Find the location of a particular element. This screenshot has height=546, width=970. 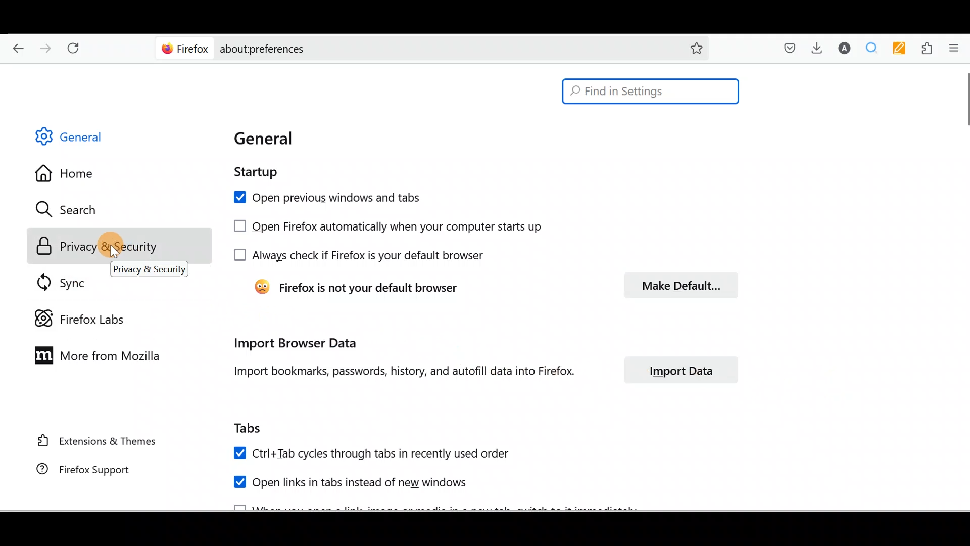

More from Mozilla is located at coordinates (99, 358).